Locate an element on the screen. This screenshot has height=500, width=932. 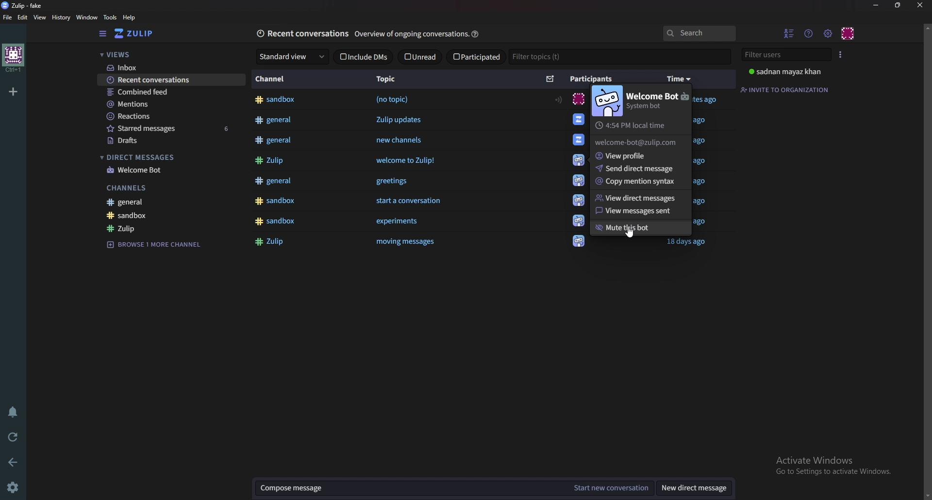
General is located at coordinates (170, 202).